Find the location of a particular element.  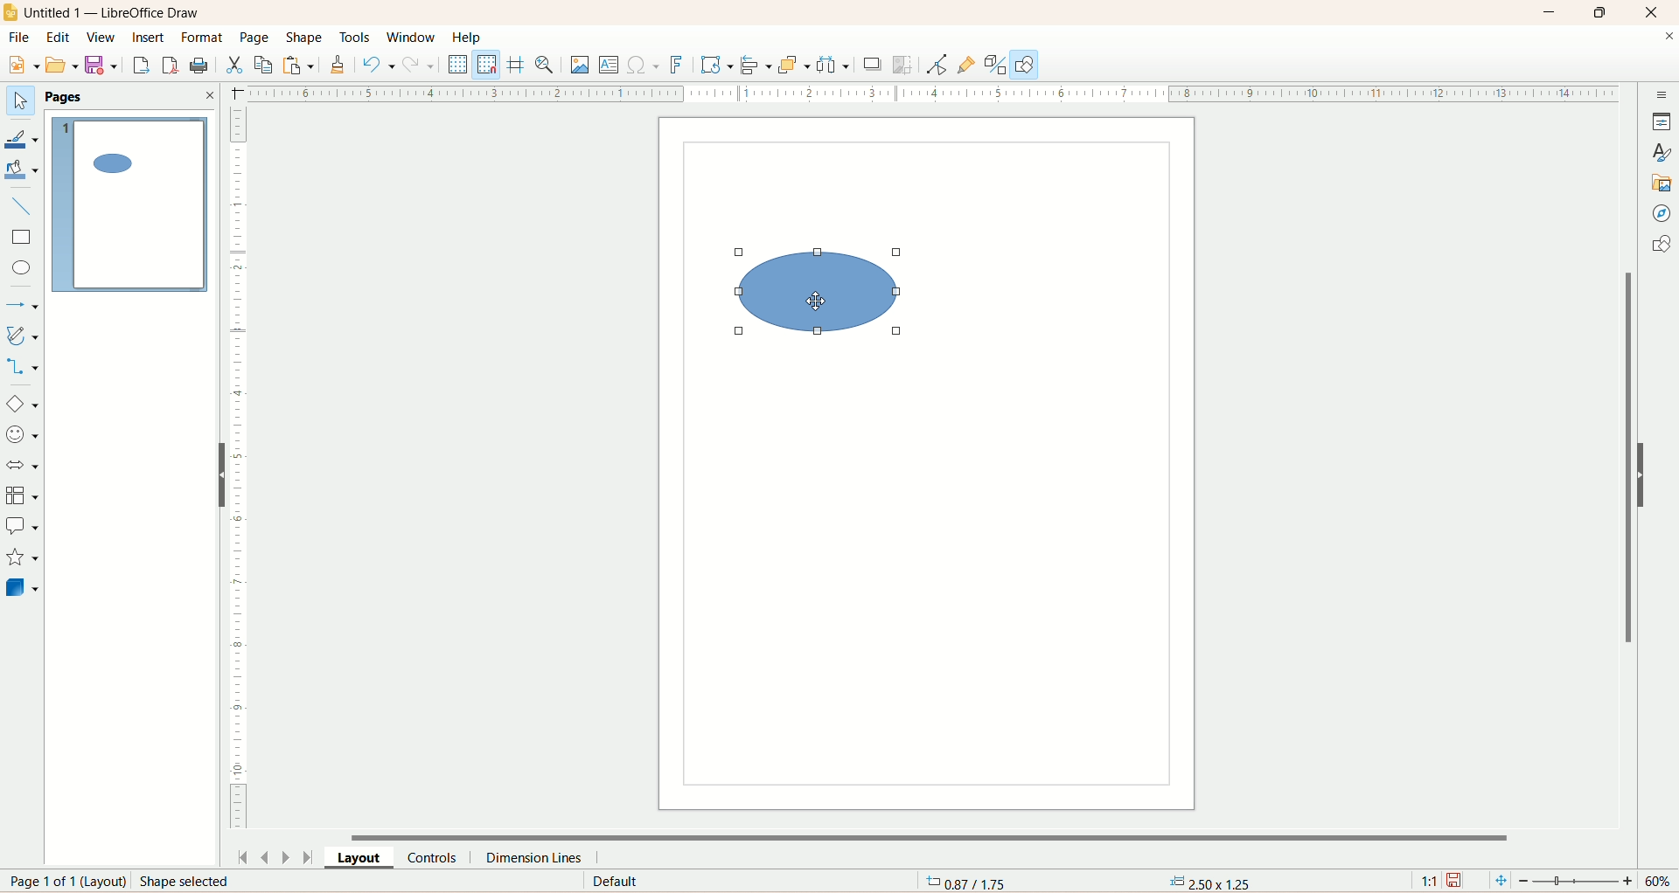

navigator is located at coordinates (1664, 215).